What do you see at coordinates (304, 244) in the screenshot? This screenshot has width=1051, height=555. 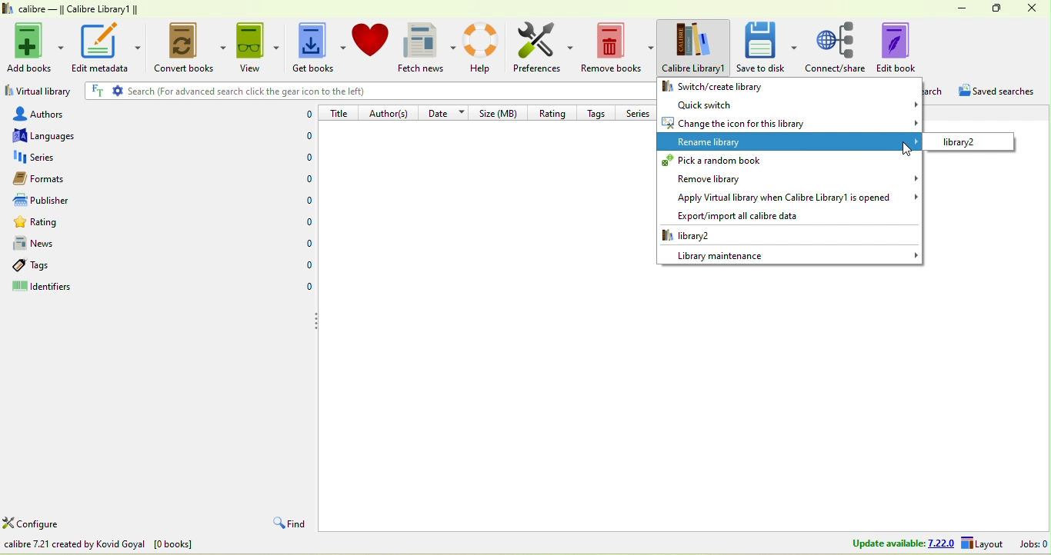 I see `0` at bounding box center [304, 244].